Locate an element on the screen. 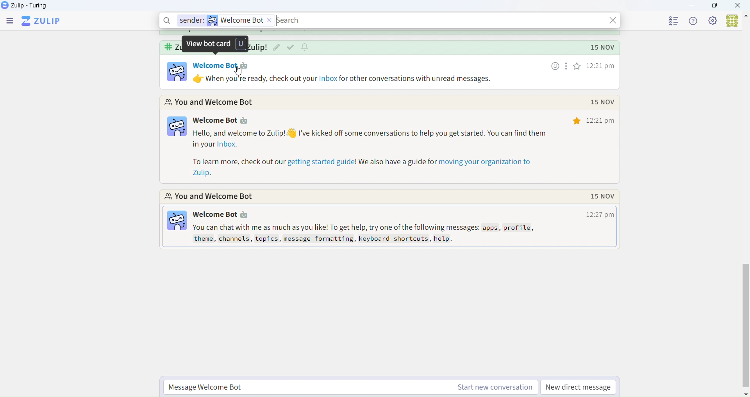 The width and height of the screenshot is (750, 397). Message Welcome Bot is located at coordinates (348, 386).